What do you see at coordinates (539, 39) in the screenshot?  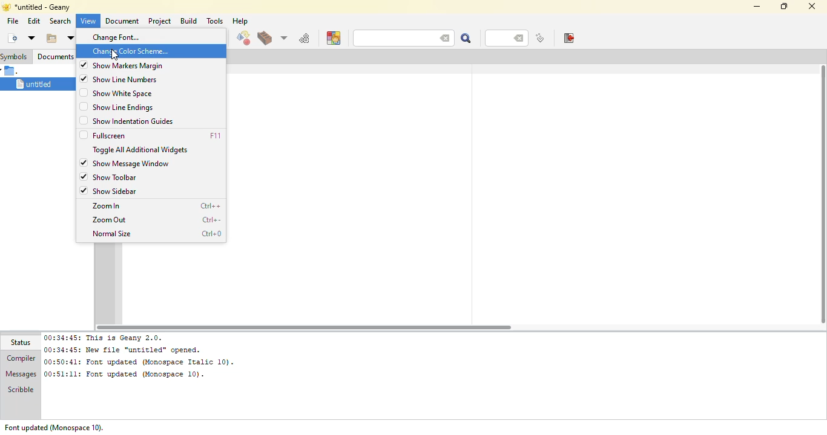 I see `jump to line` at bounding box center [539, 39].